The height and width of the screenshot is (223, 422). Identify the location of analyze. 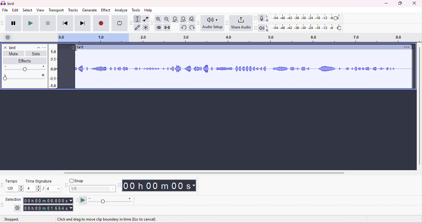
(122, 10).